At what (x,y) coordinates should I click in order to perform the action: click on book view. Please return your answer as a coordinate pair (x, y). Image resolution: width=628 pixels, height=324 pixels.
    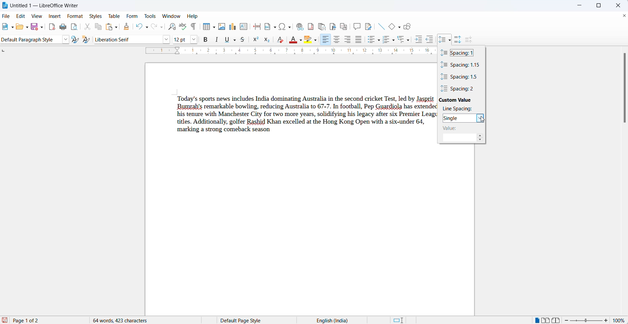
    Looking at the image, I should click on (557, 319).